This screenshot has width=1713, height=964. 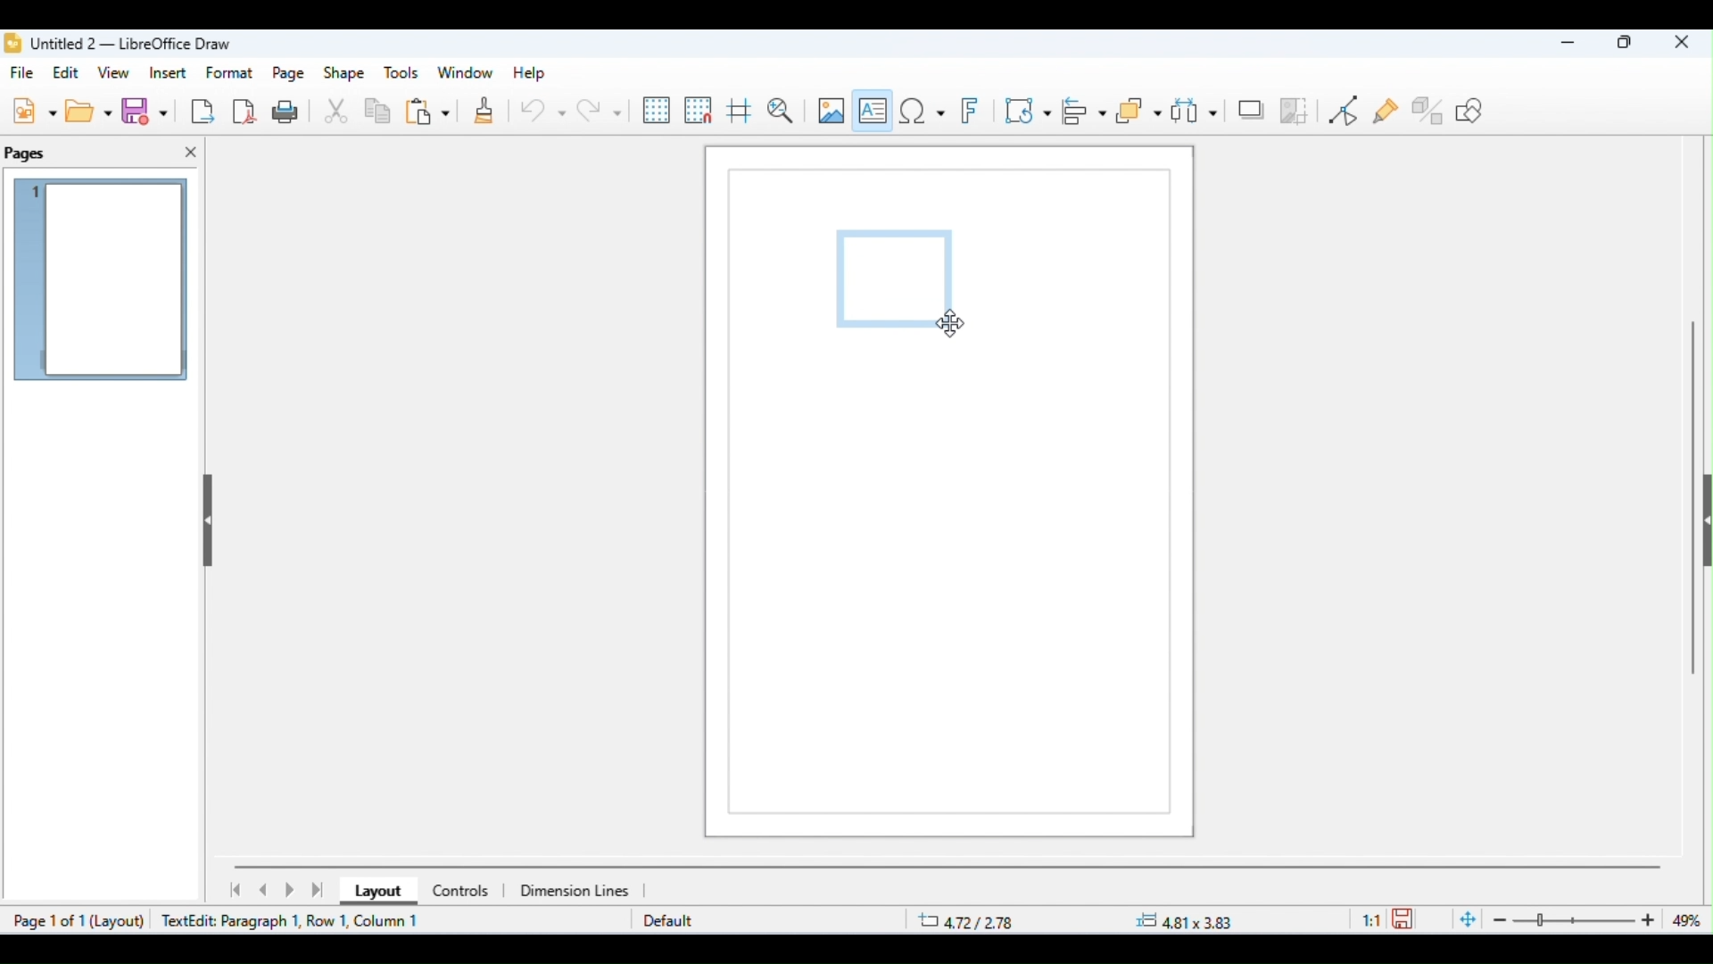 What do you see at coordinates (47, 920) in the screenshot?
I see `page 1 of 1` at bounding box center [47, 920].